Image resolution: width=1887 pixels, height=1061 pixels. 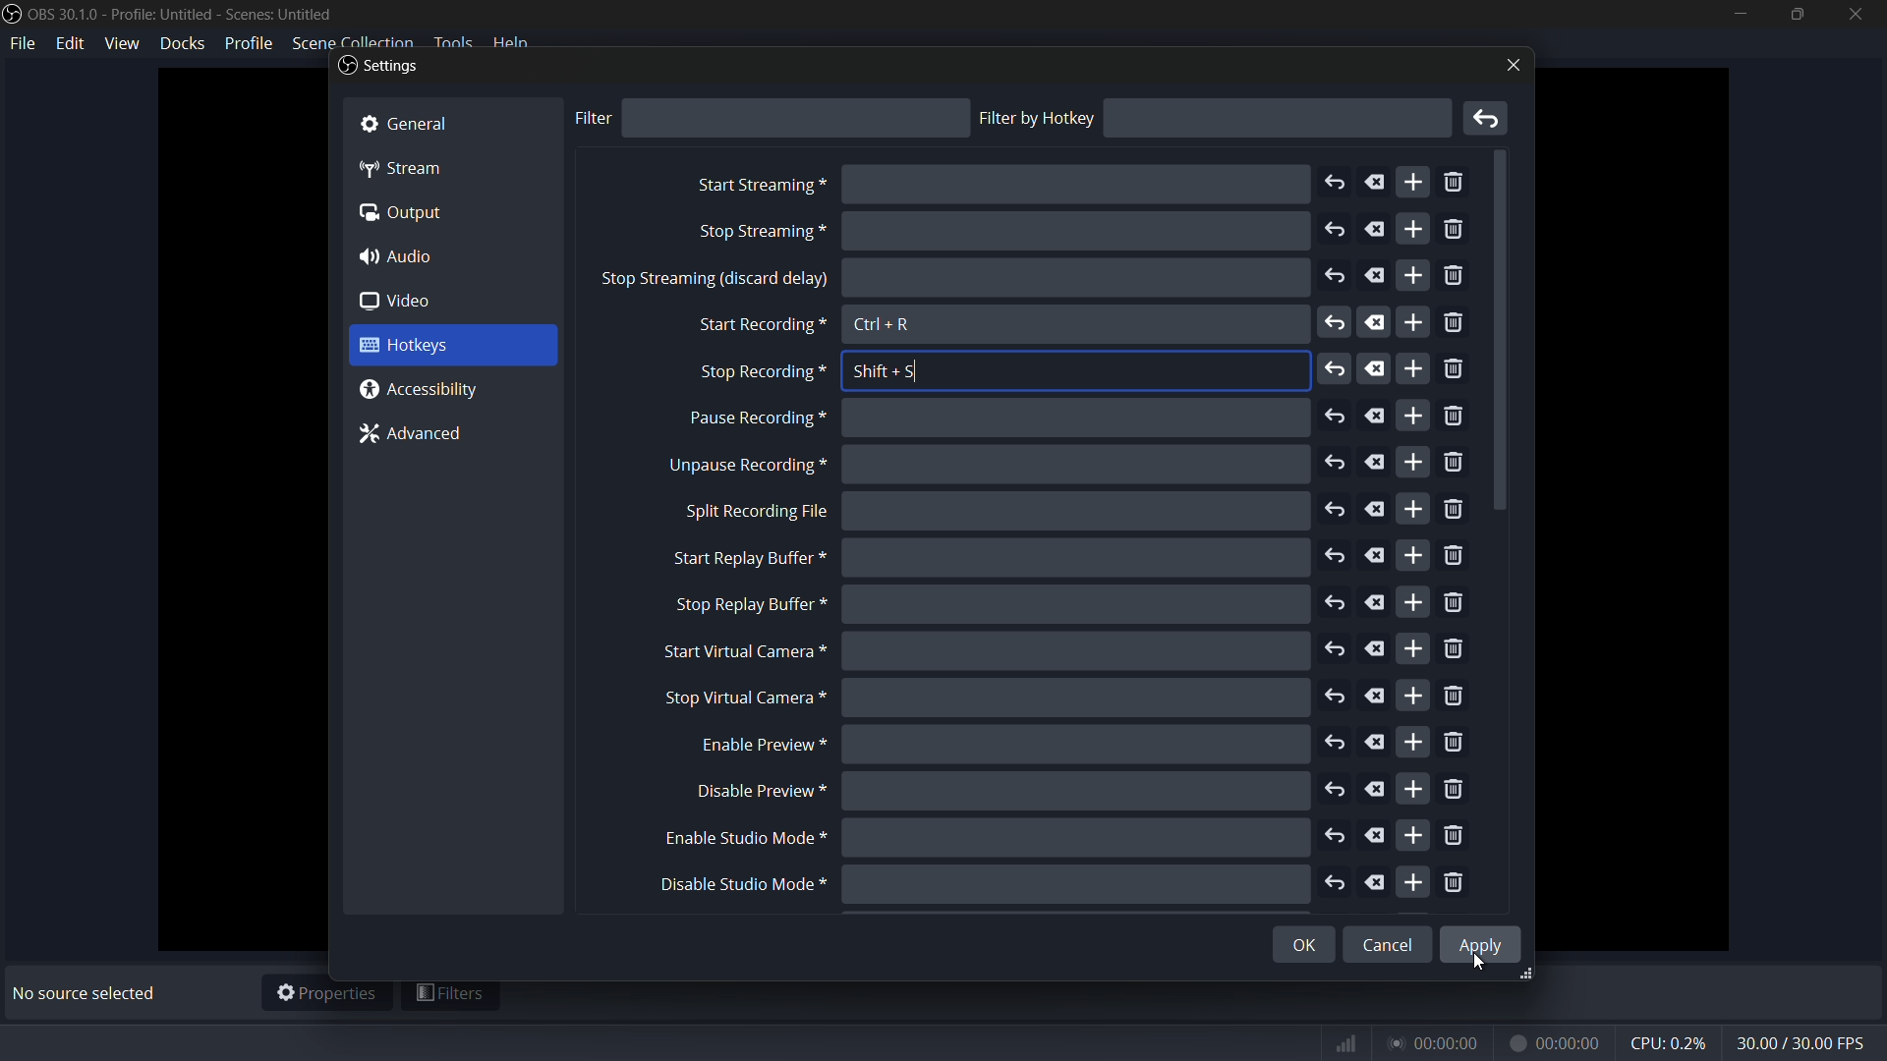 I want to click on enable preview, so click(x=756, y=746).